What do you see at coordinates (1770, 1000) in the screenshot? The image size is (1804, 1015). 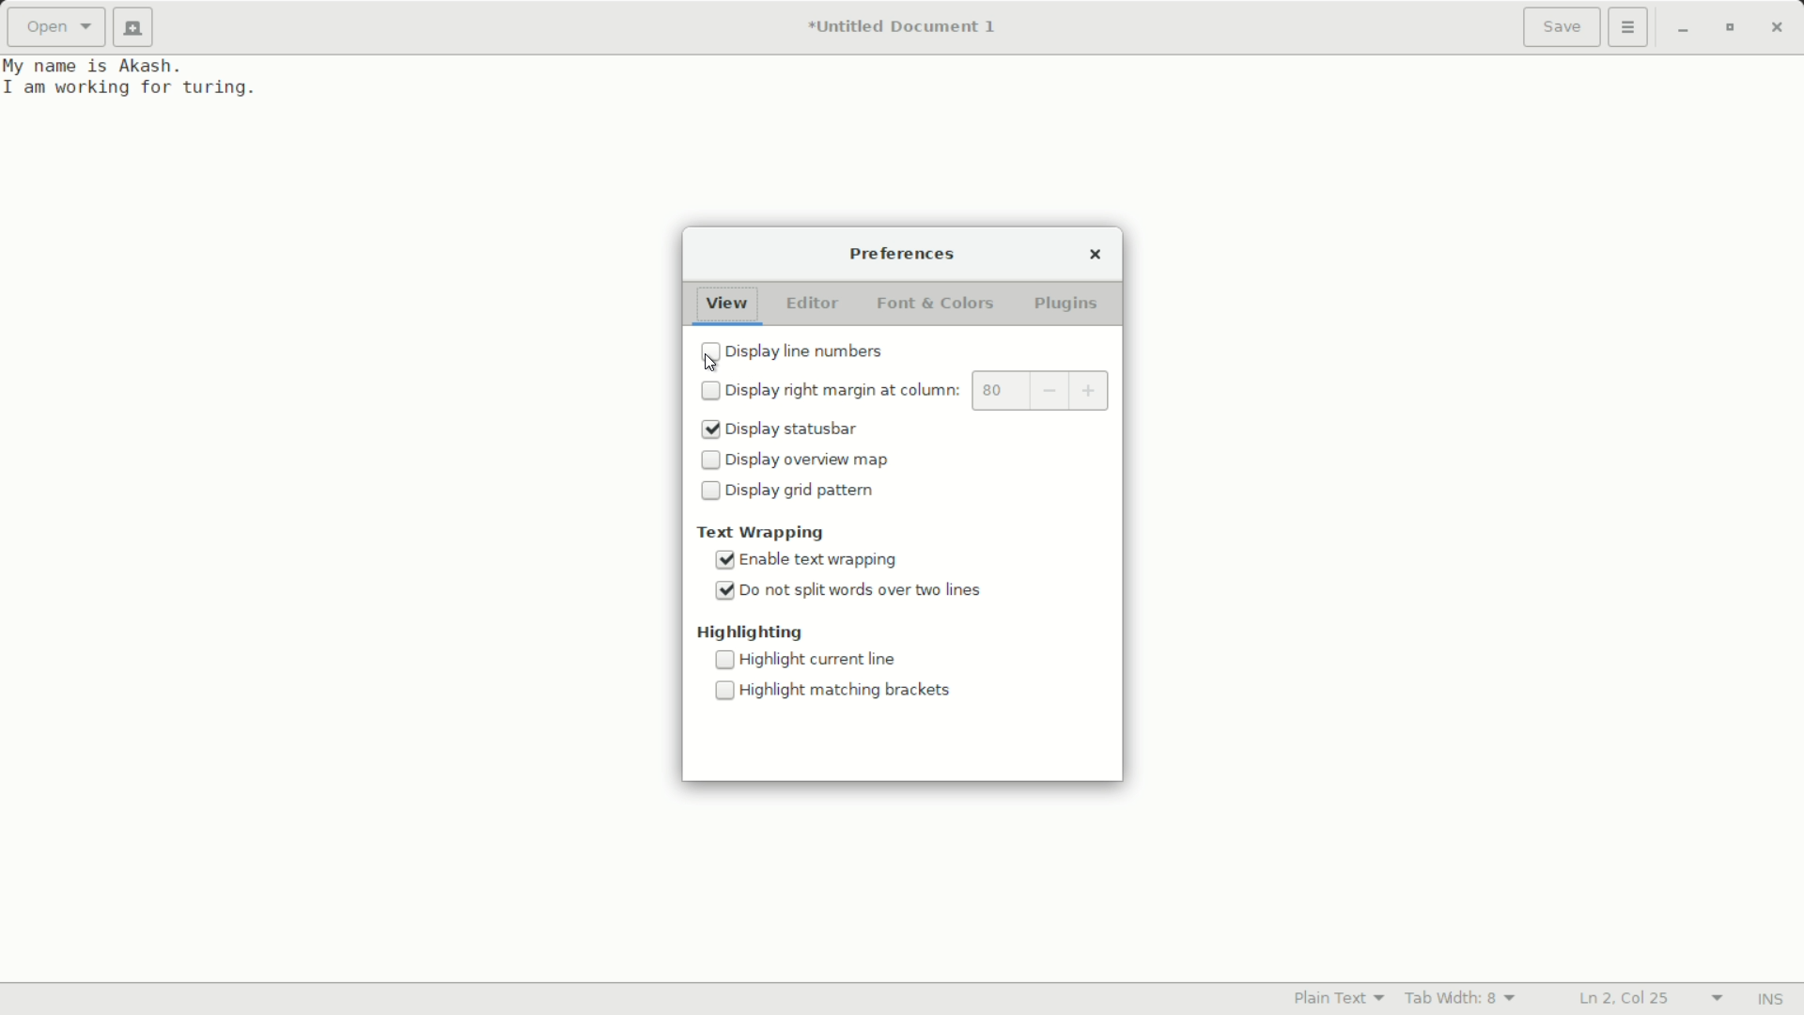 I see `ins` at bounding box center [1770, 1000].